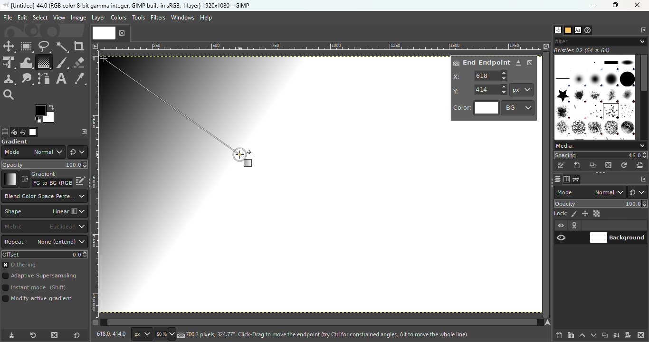 The height and width of the screenshot is (342, 649). I want to click on Paths tool, so click(44, 79).